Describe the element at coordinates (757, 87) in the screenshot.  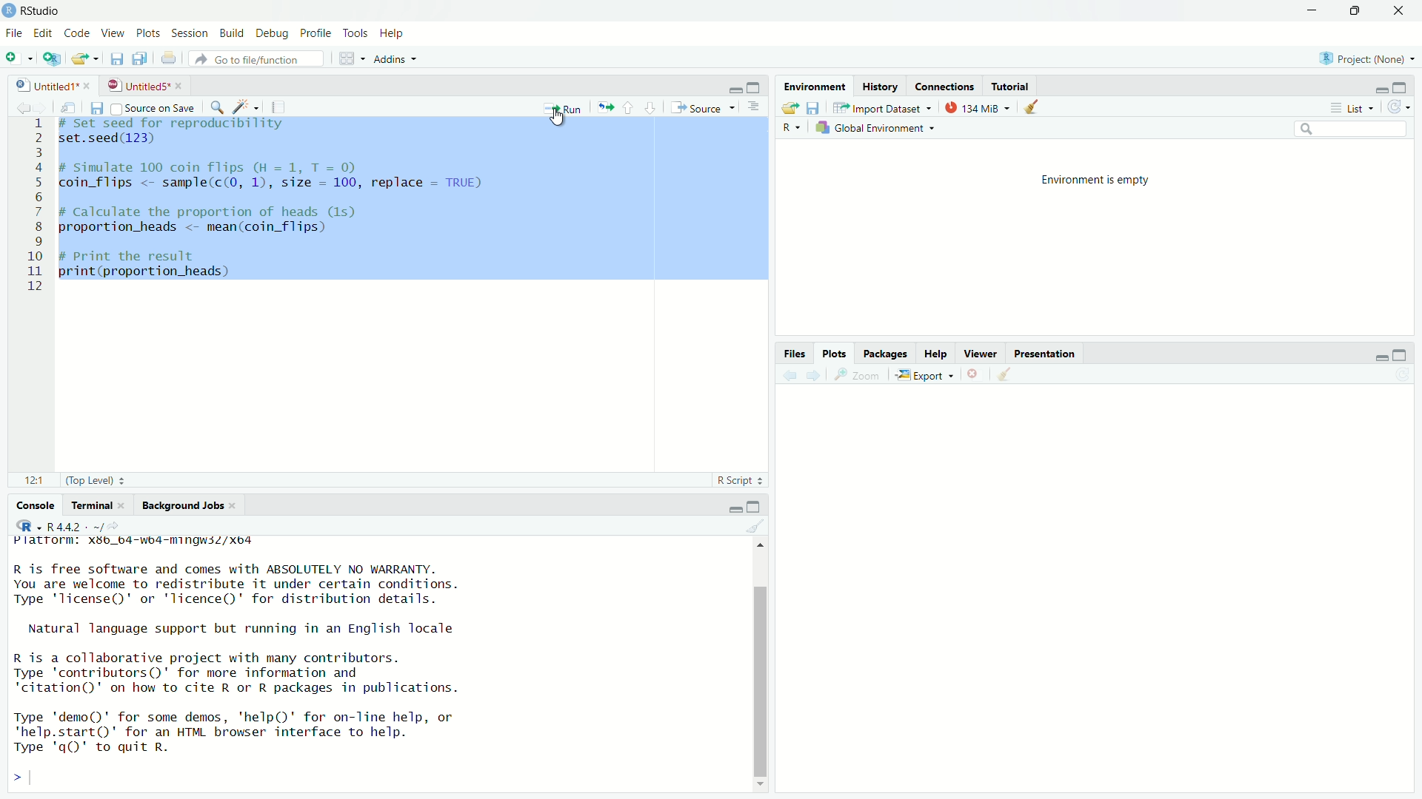
I see `maximize` at that location.